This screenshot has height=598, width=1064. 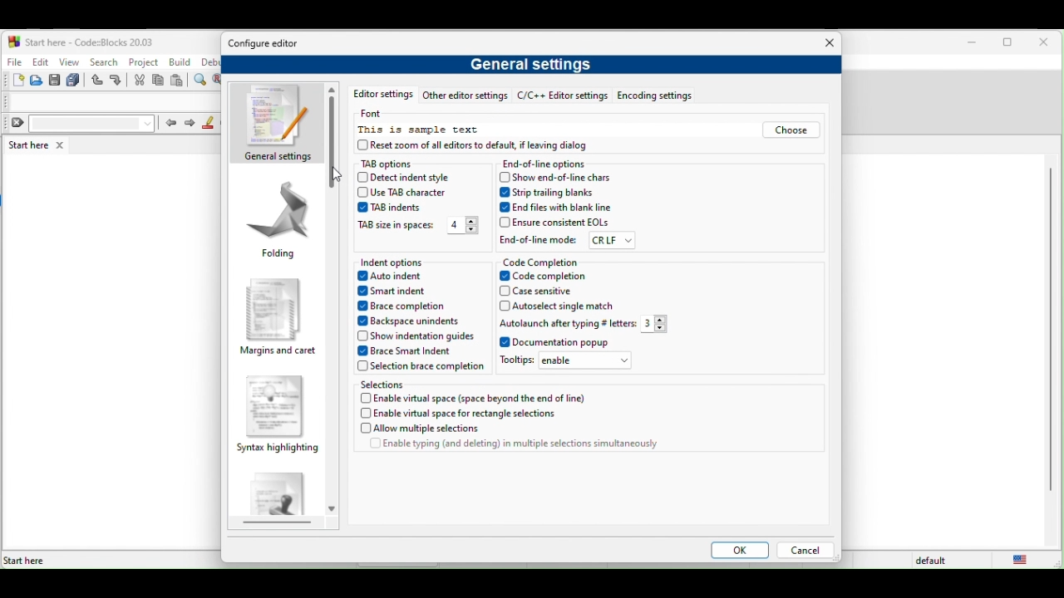 I want to click on next , so click(x=190, y=124).